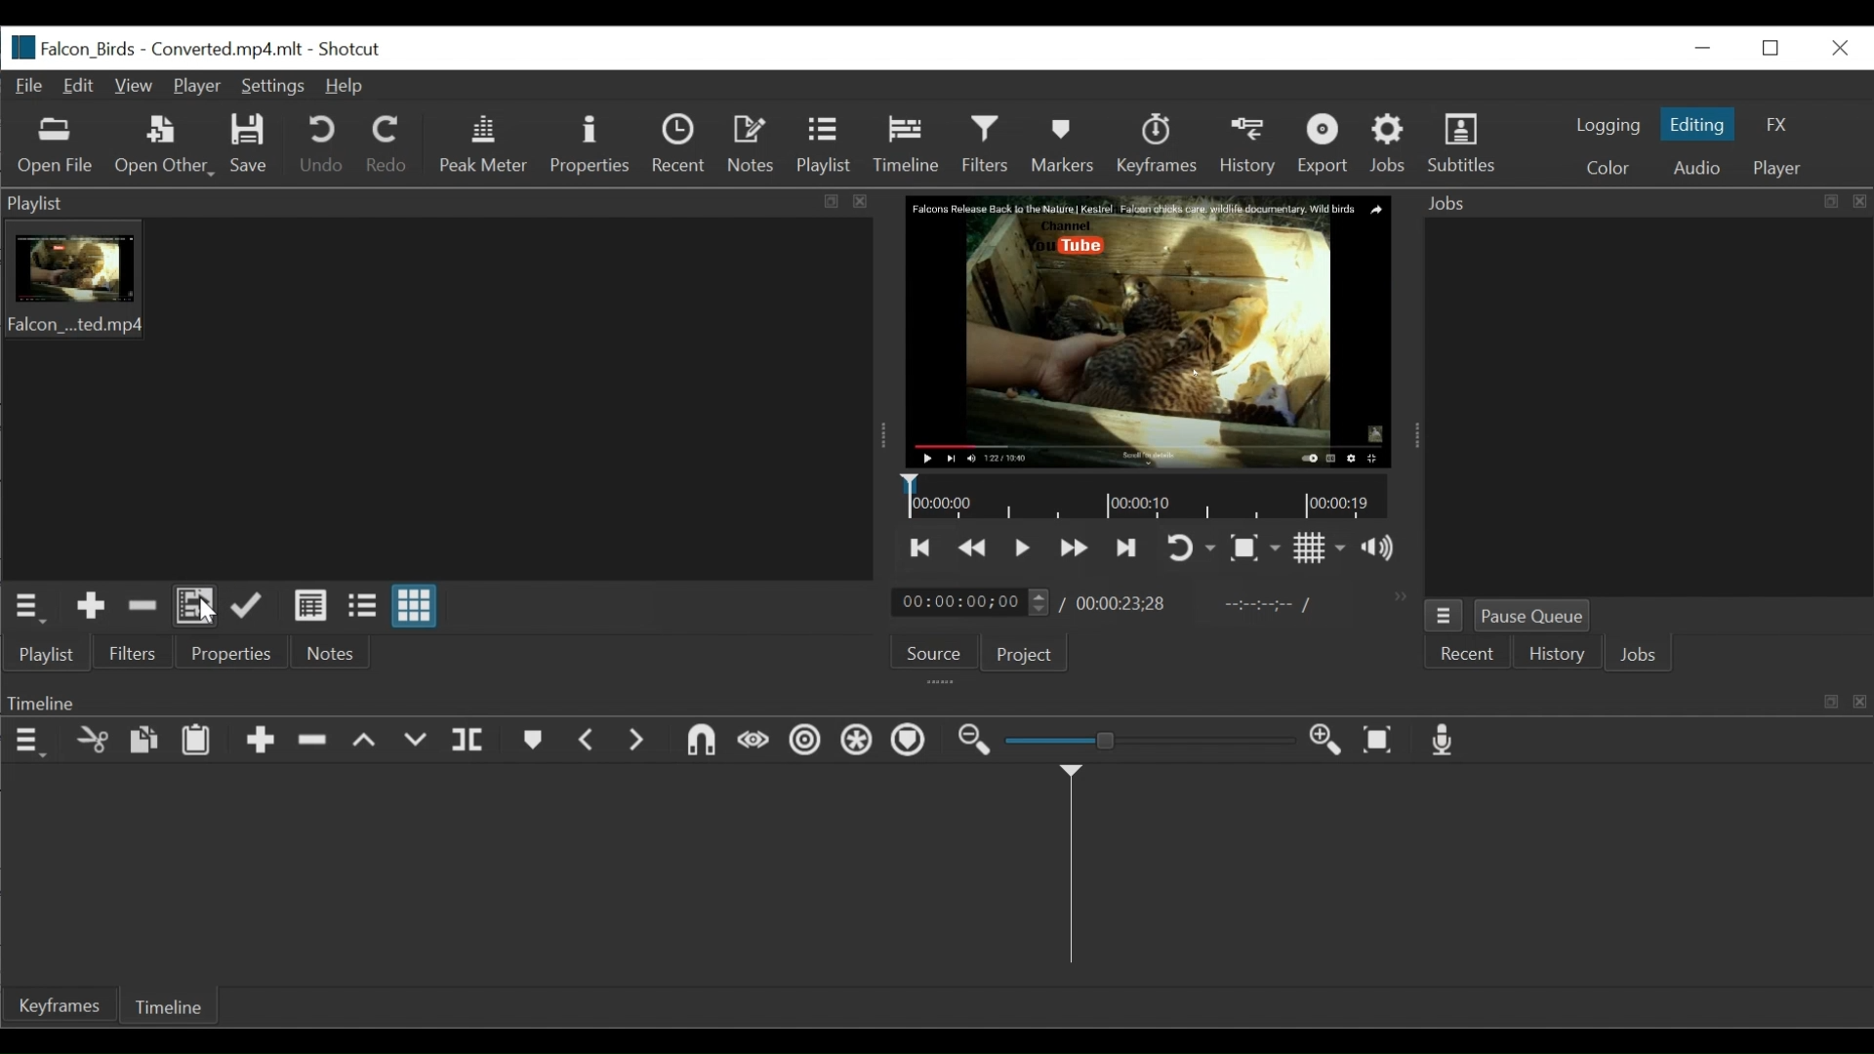  What do you see at coordinates (1077, 547) in the screenshot?
I see `Play quickly forward` at bounding box center [1077, 547].